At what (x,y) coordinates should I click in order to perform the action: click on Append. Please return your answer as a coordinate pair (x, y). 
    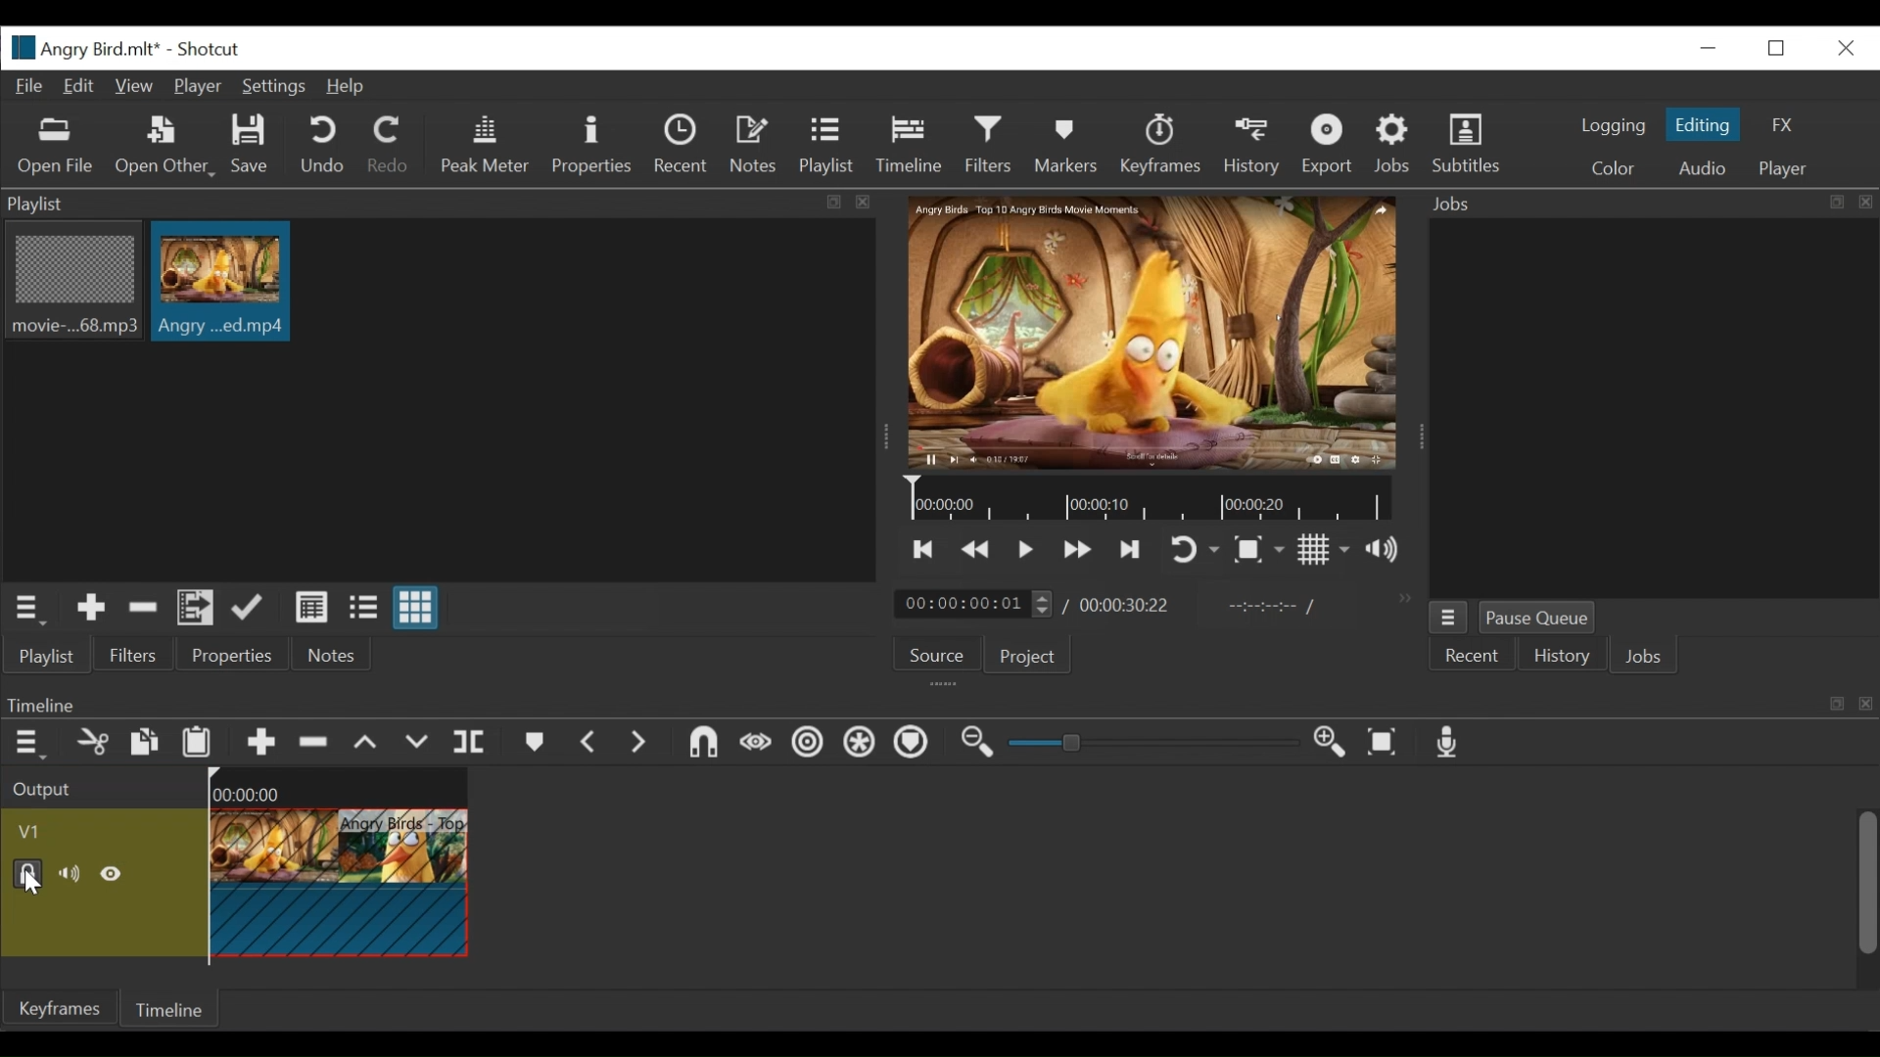
    Looking at the image, I should click on (259, 744).